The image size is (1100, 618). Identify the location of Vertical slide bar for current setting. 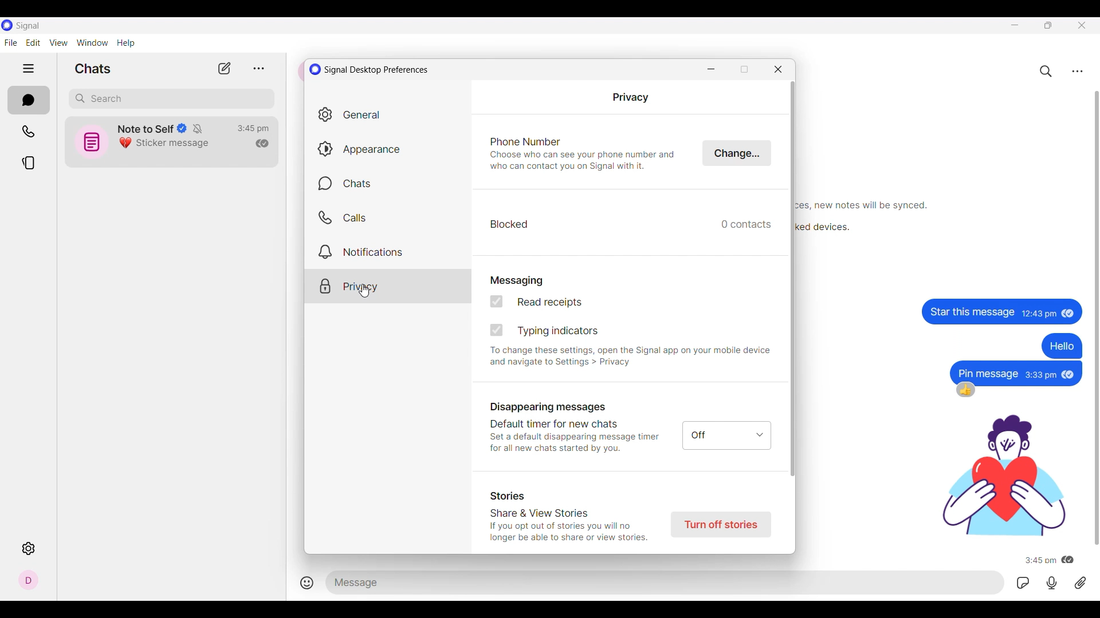
(793, 279).